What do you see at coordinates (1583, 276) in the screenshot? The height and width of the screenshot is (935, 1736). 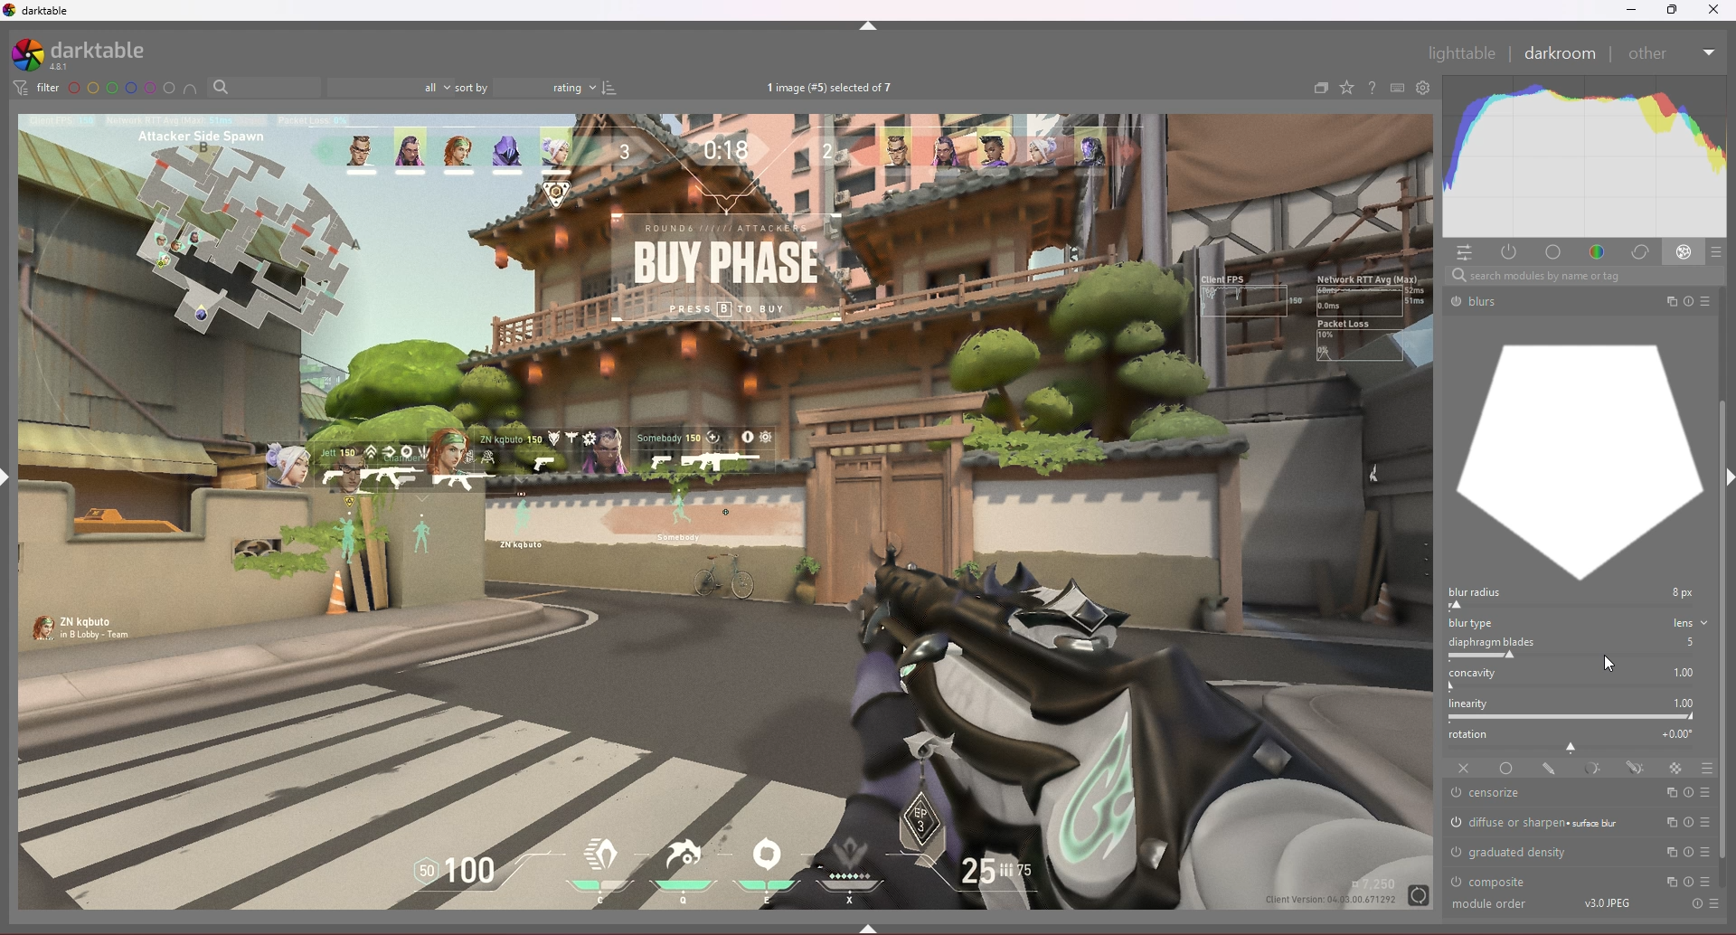 I see `` at bounding box center [1583, 276].